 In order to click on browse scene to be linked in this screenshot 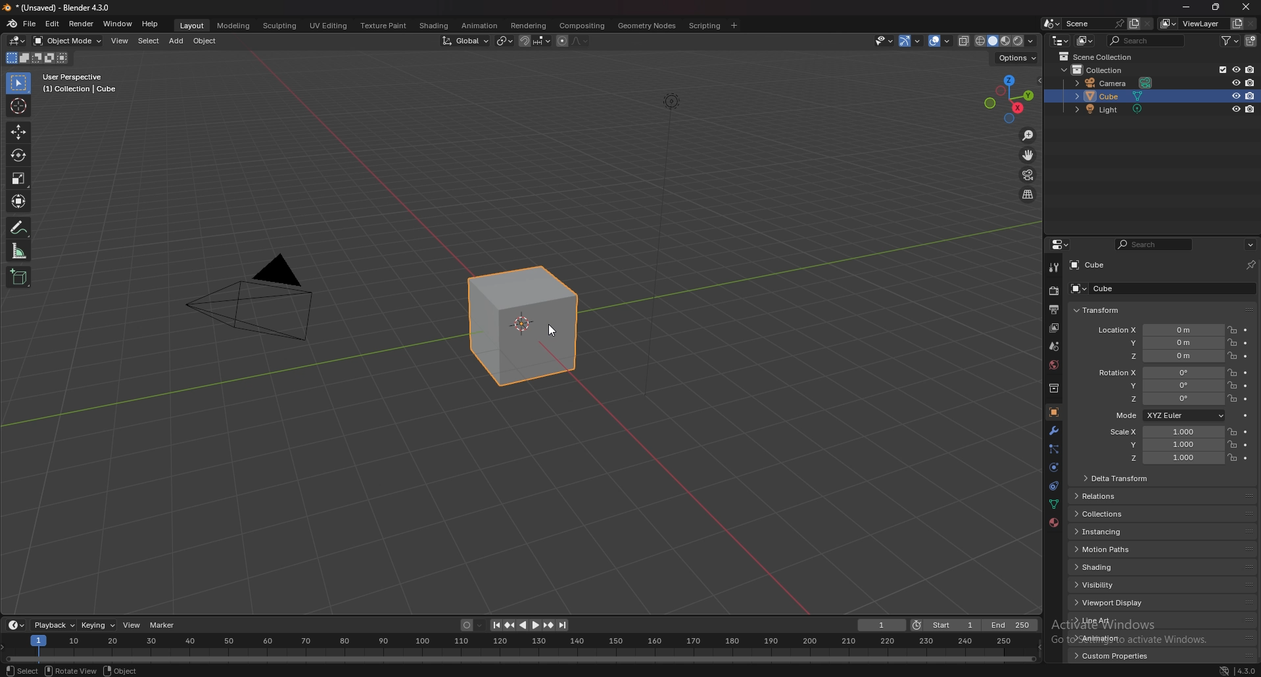, I will do `click(1052, 24)`.